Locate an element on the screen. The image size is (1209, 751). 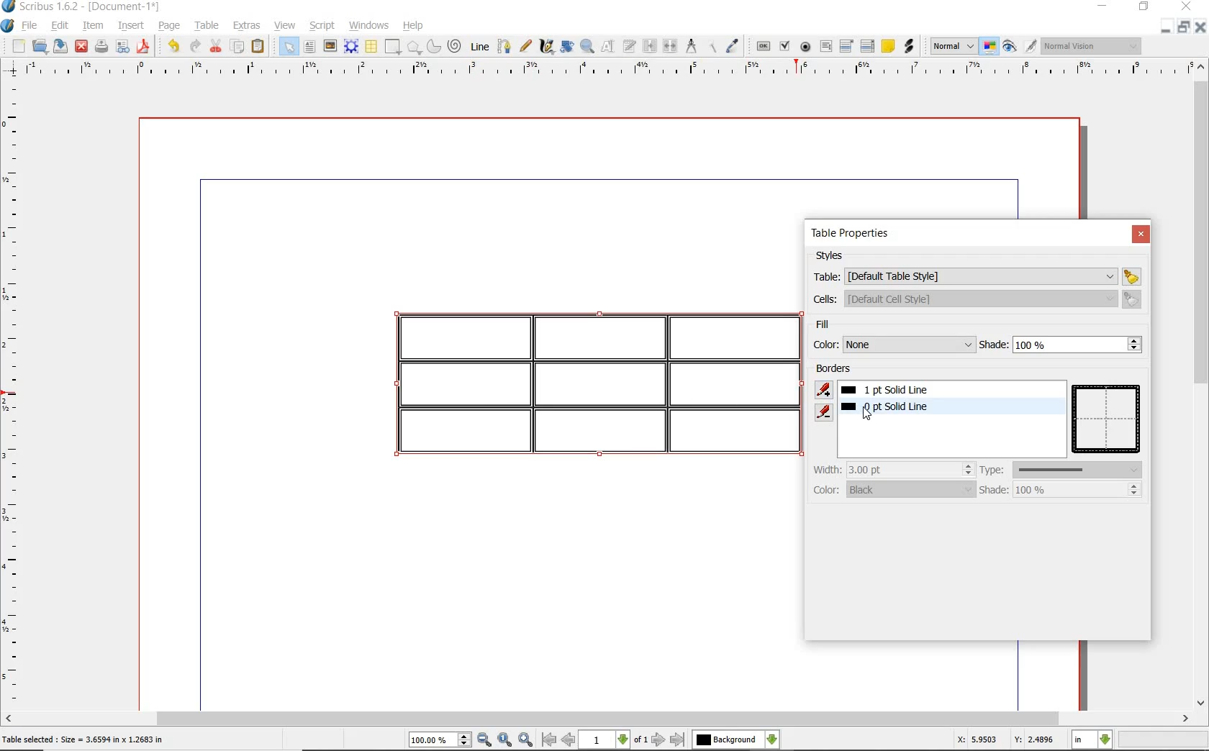
zoom in and out is located at coordinates (588, 47).